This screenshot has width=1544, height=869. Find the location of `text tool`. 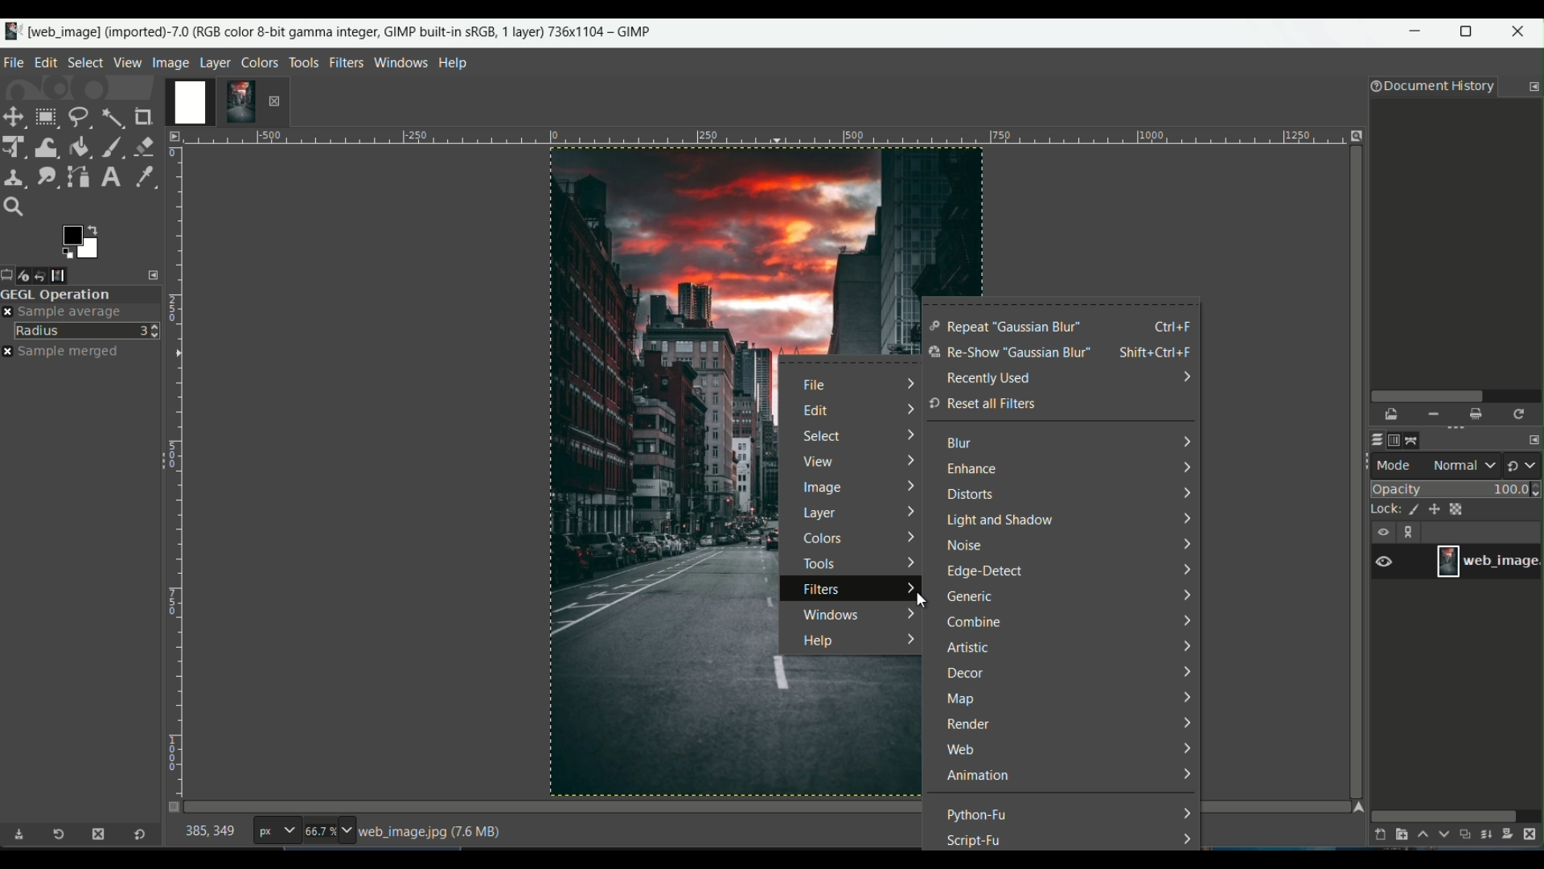

text tool is located at coordinates (109, 177).